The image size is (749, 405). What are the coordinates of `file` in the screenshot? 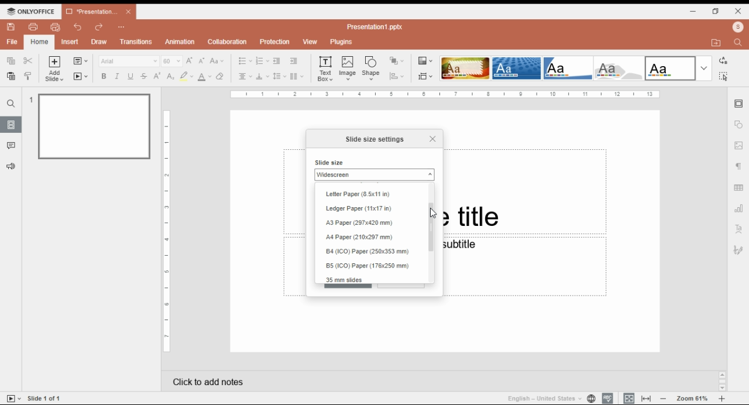 It's located at (12, 42).